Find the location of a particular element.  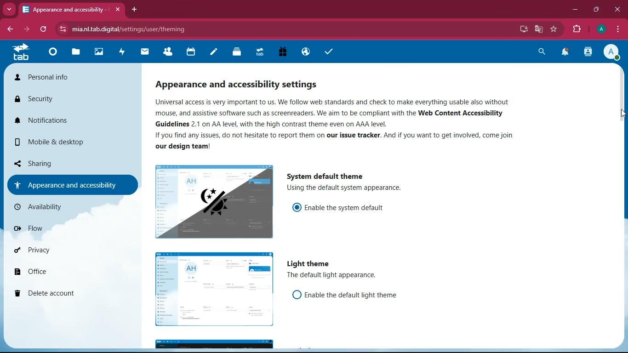

public is located at coordinates (304, 51).